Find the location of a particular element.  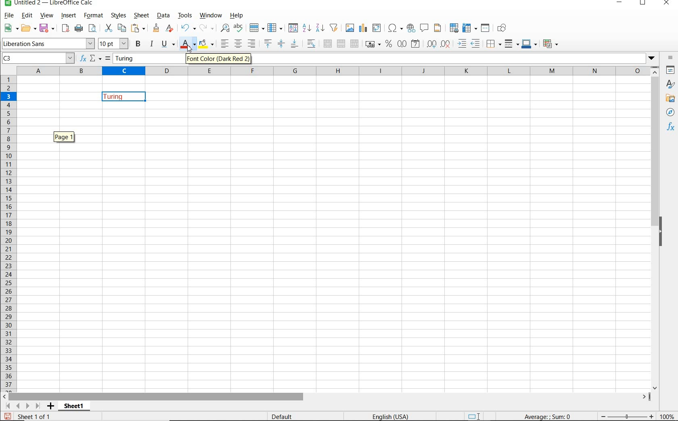

DEFAULT is located at coordinates (282, 415).